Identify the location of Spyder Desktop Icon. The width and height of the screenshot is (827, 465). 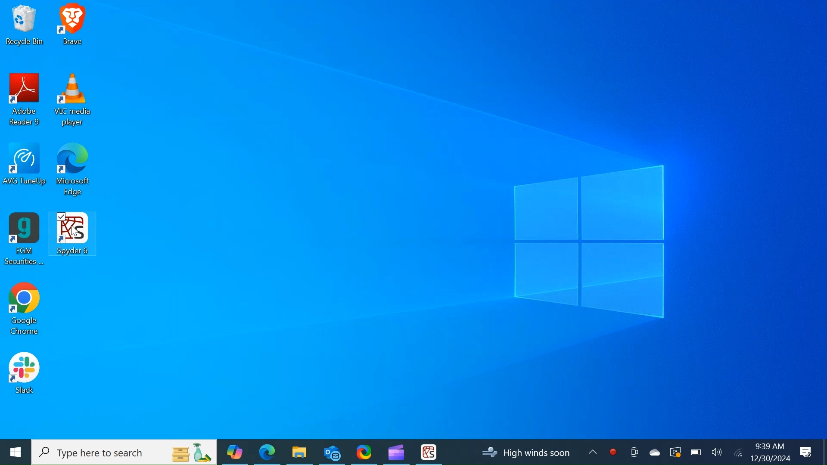
(429, 452).